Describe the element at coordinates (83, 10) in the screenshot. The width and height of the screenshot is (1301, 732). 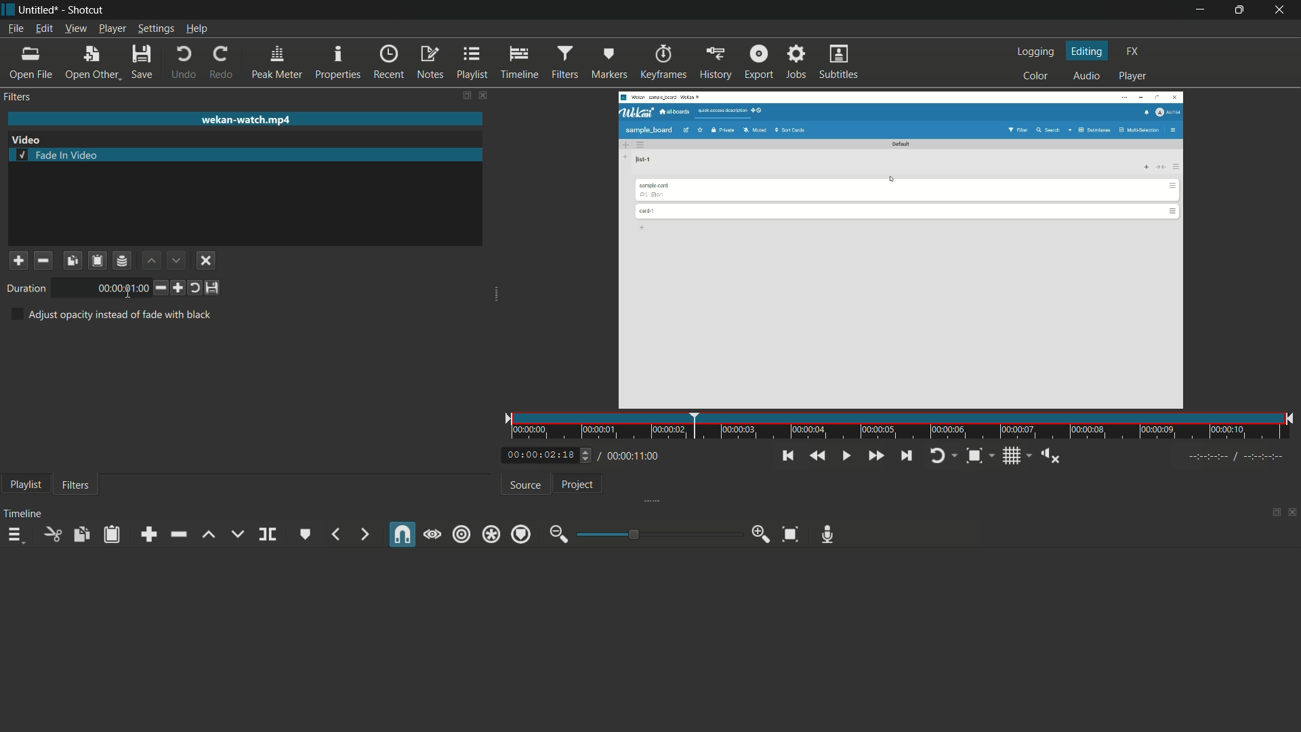
I see `app name` at that location.